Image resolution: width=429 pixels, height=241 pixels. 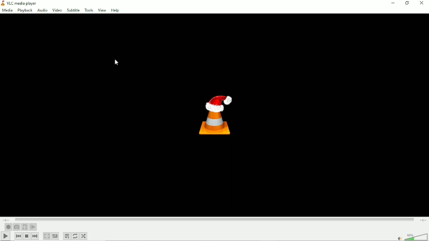 What do you see at coordinates (47, 236) in the screenshot?
I see `Toggle video in fullscreen` at bounding box center [47, 236].